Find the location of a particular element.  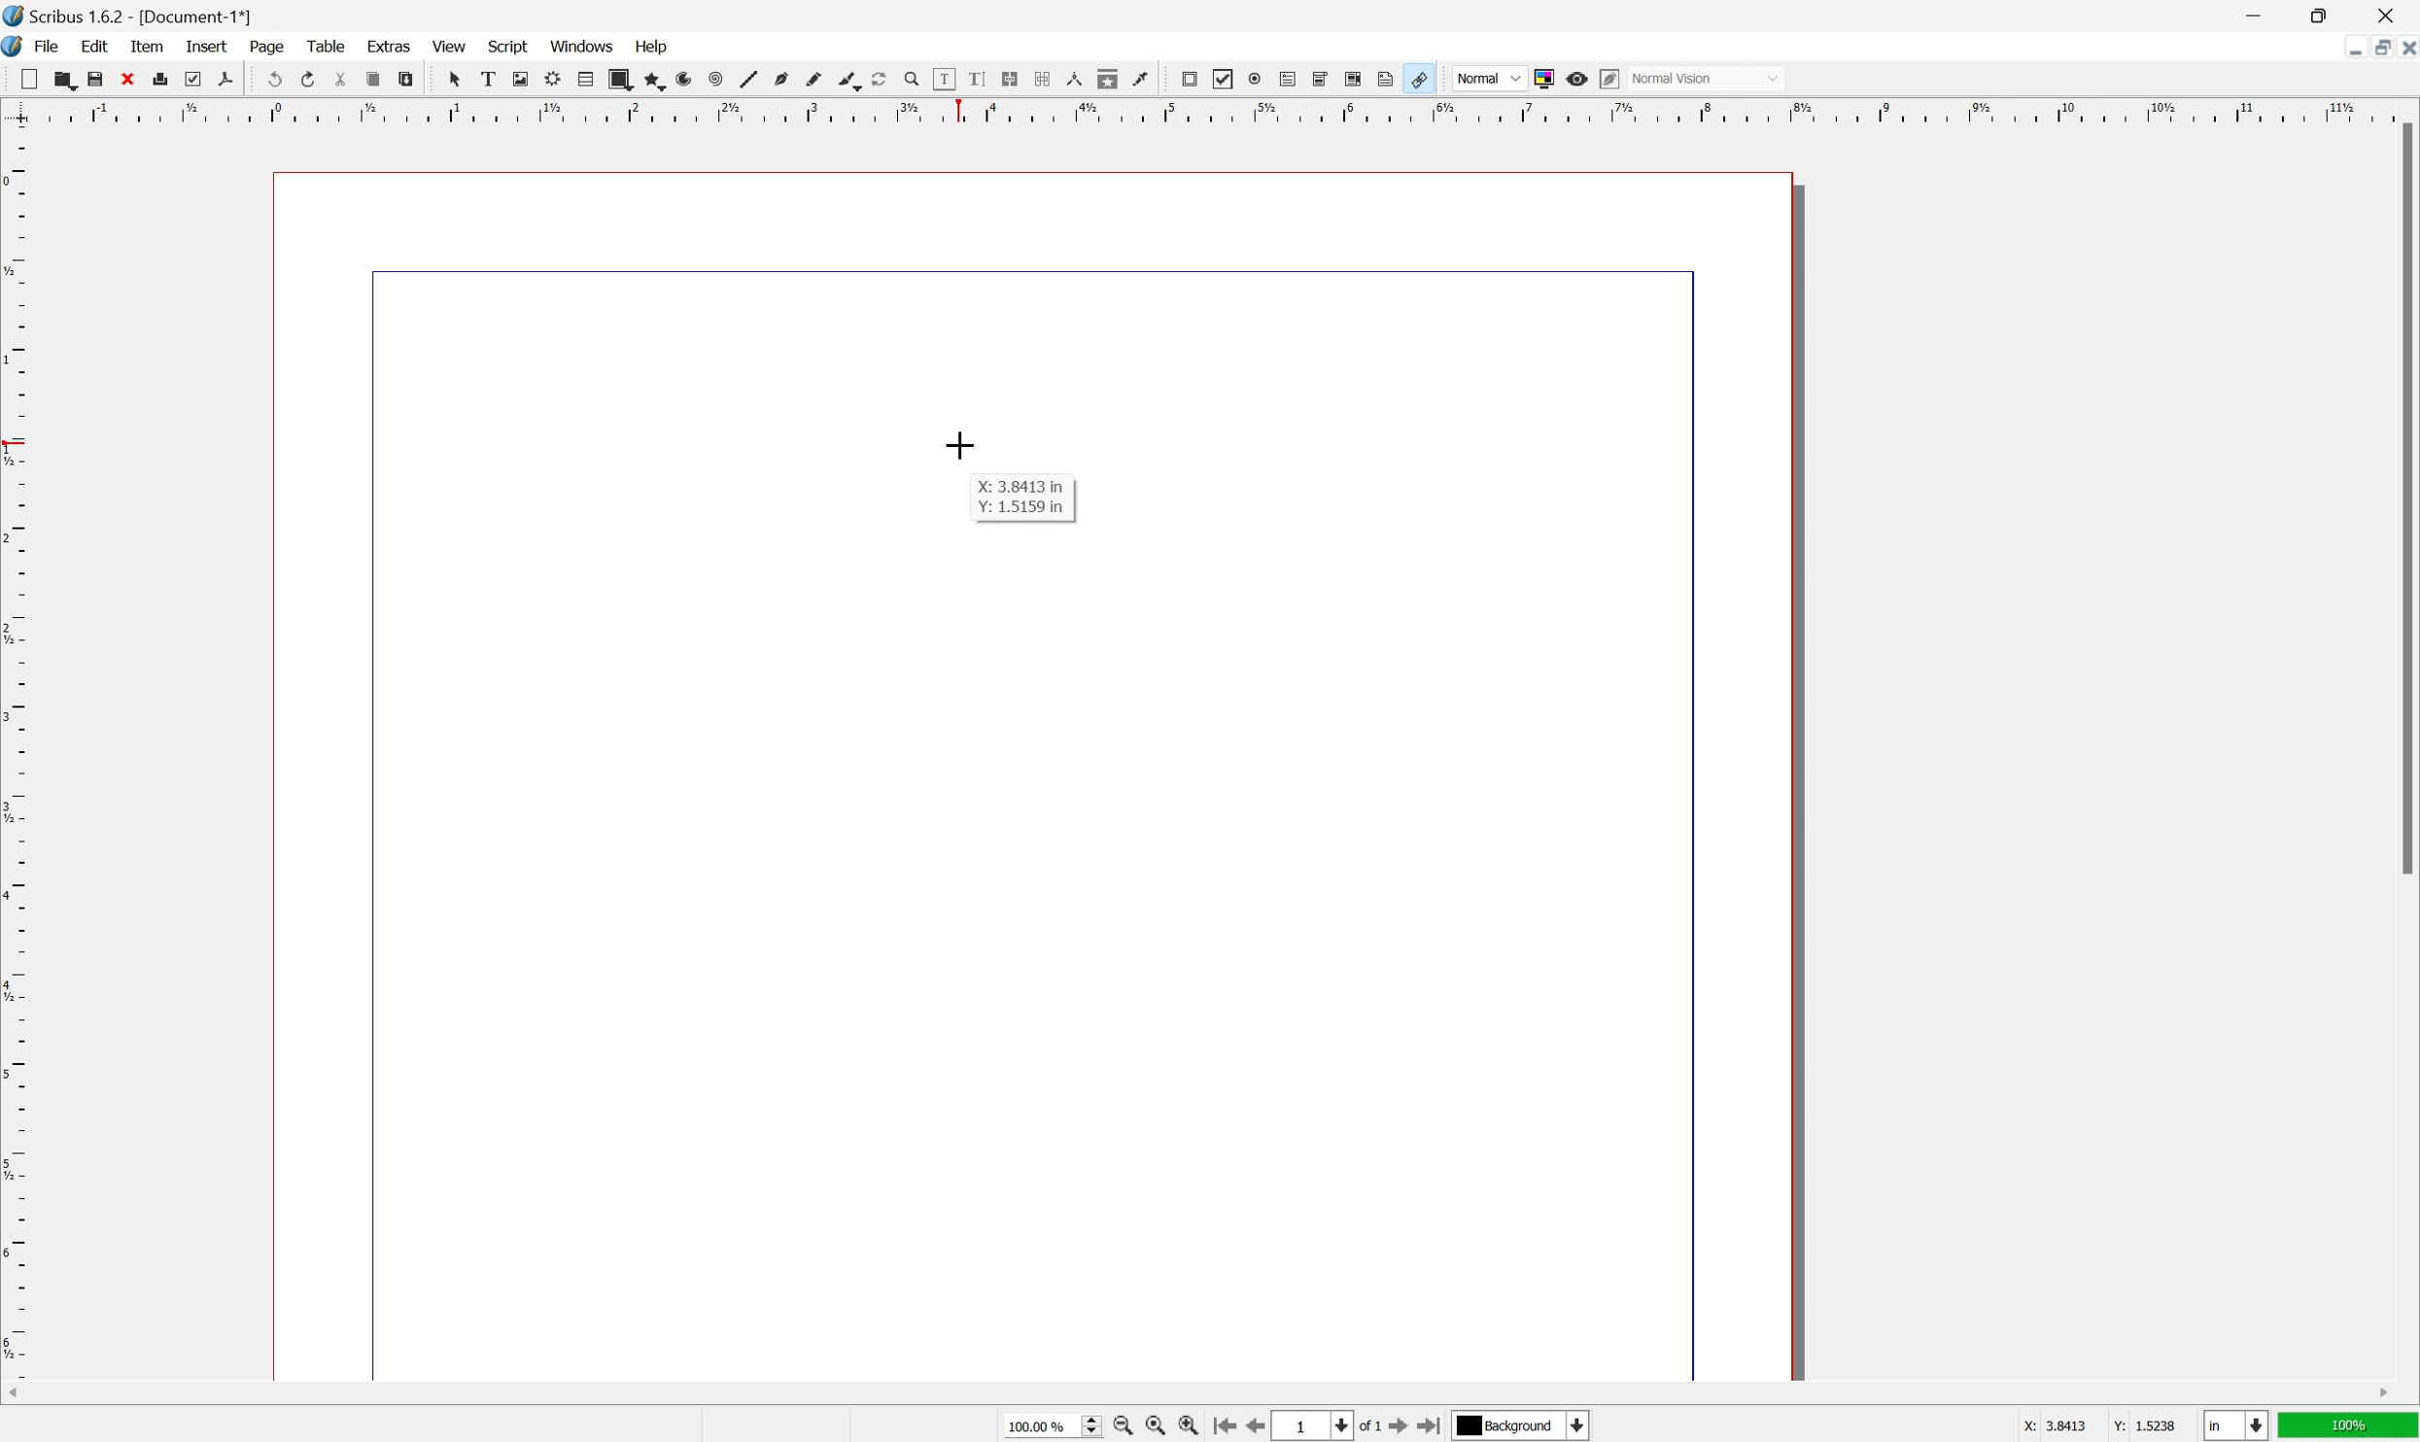

arc is located at coordinates (685, 79).